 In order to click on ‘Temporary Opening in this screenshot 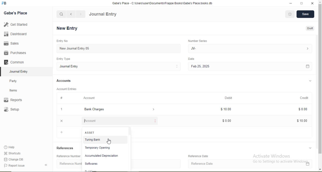, I will do `click(104, 148)`.